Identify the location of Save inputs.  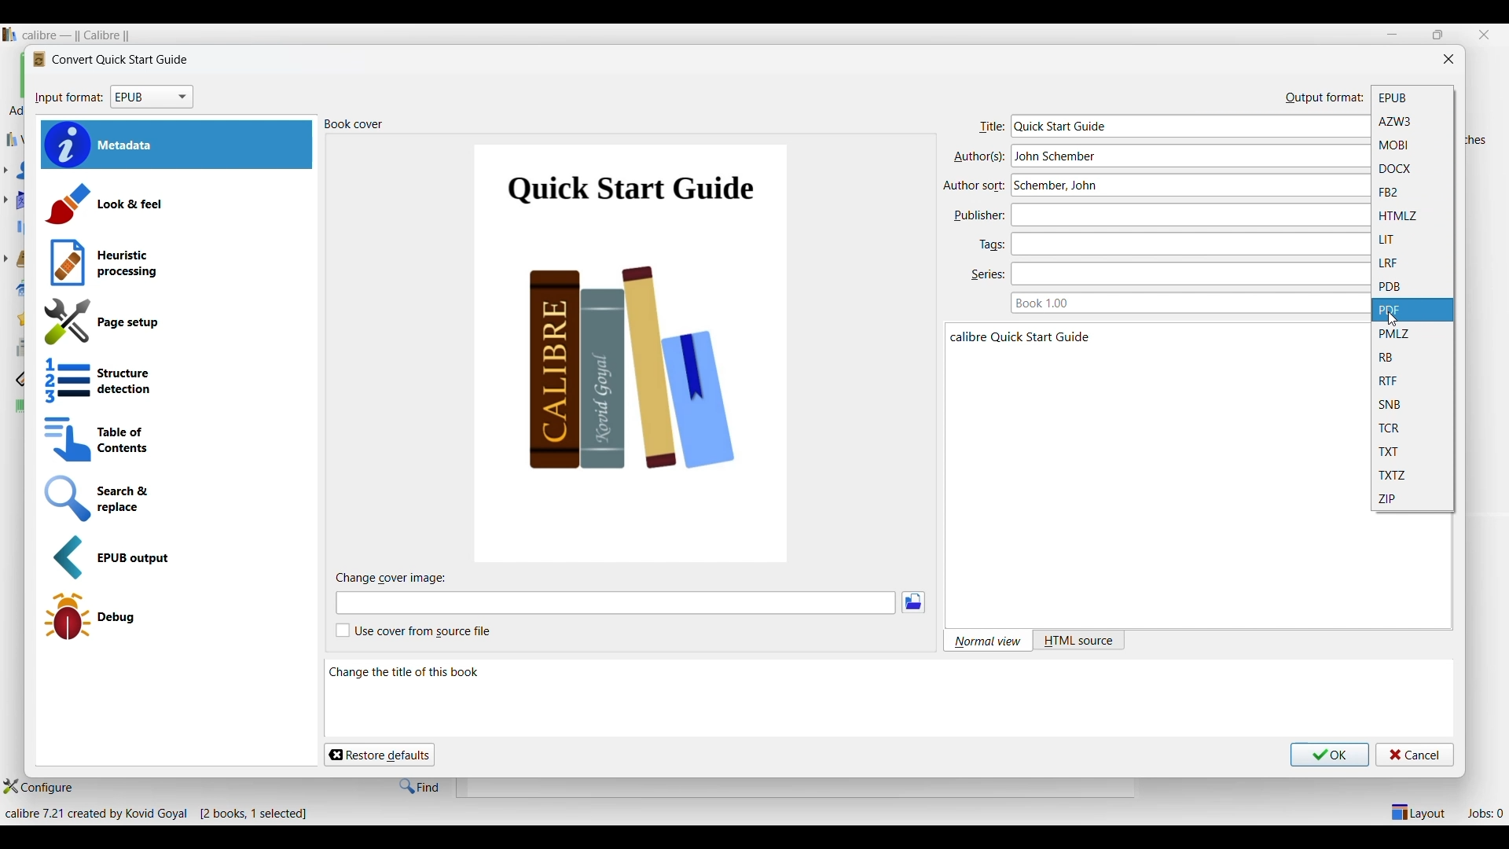
(1330, 755).